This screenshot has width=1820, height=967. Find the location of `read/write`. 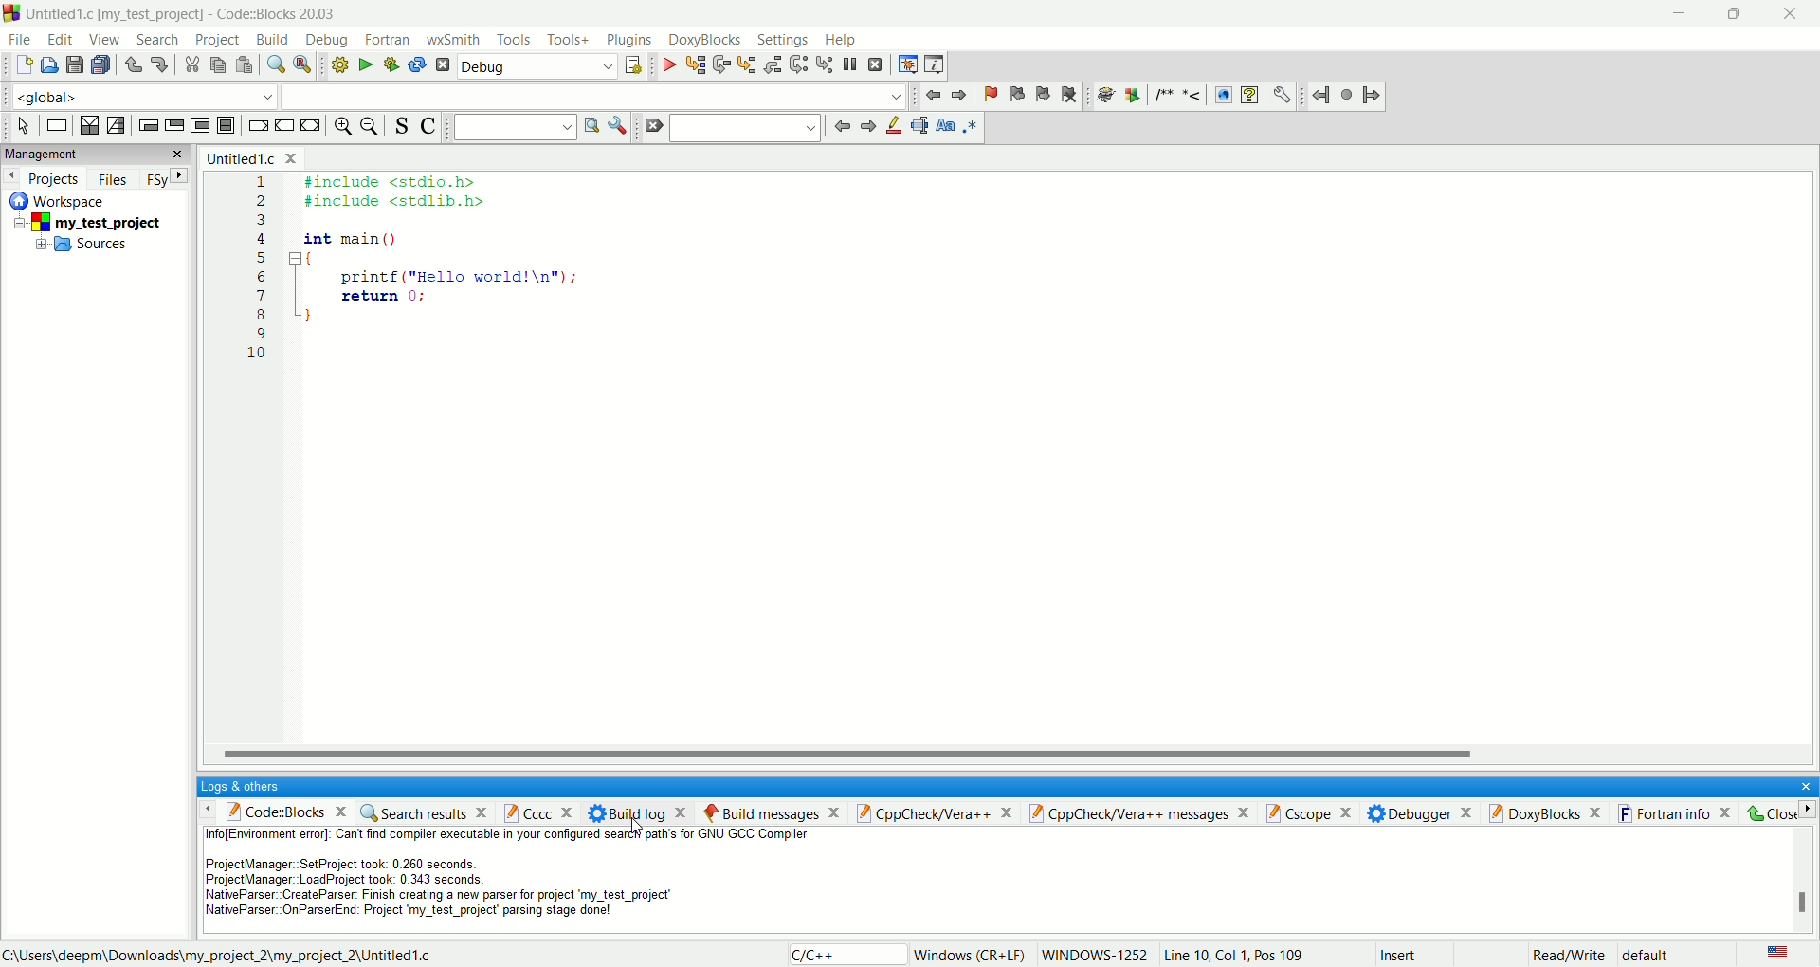

read/write is located at coordinates (1569, 956).